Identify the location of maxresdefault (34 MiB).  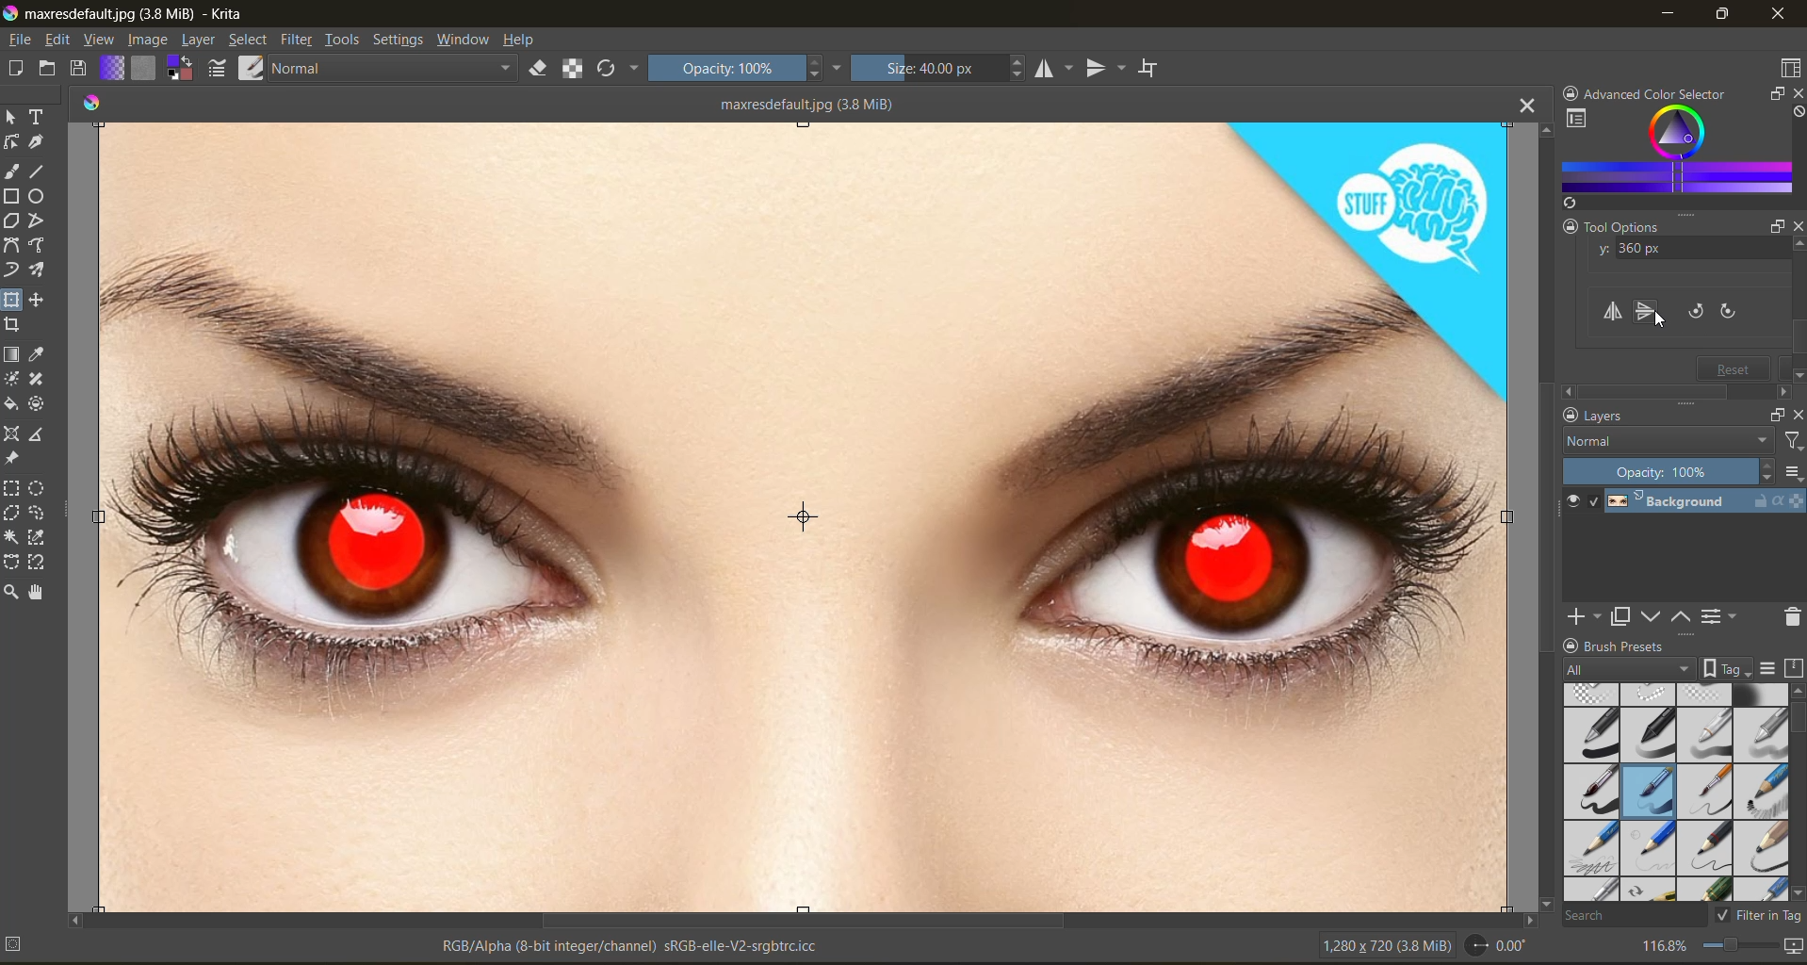
(809, 103).